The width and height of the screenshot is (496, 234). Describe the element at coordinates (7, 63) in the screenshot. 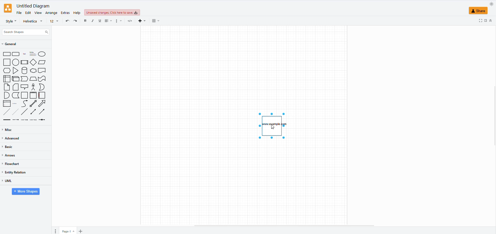

I see `square` at that location.